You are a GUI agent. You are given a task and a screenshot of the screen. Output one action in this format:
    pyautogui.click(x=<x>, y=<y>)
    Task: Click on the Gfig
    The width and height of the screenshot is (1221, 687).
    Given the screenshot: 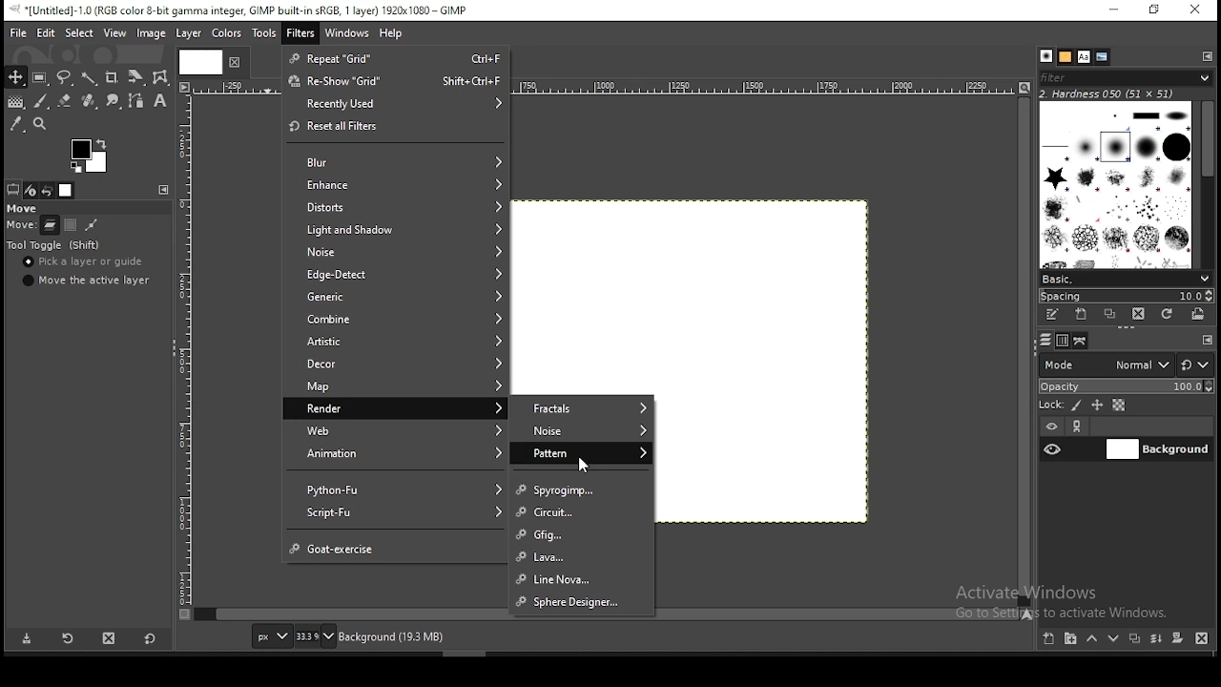 What is the action you would take?
    pyautogui.click(x=586, y=534)
    